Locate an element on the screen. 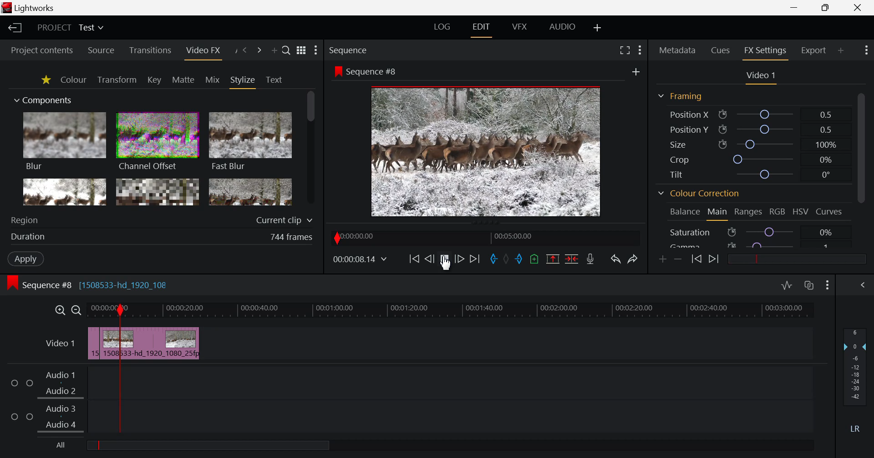 This screenshot has height=458, width=874. Add Panel is located at coordinates (841, 50).